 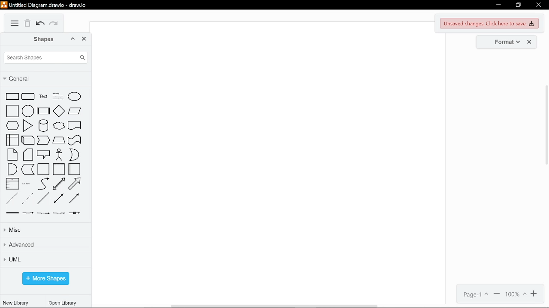 I want to click on general, so click(x=44, y=78).